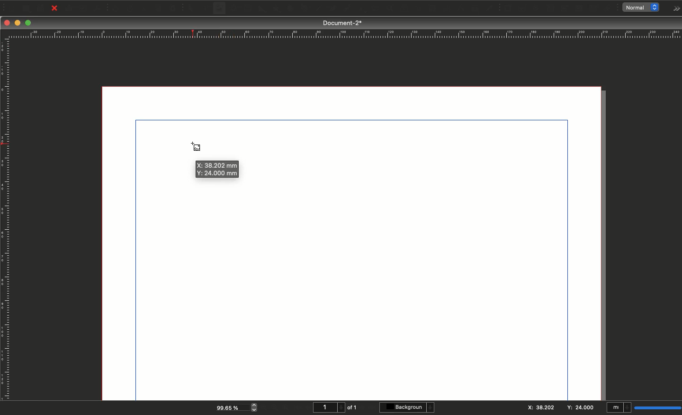 Image resolution: width=682 pixels, height=415 pixels. Describe the element at coordinates (343, 34) in the screenshot. I see `Ruler` at that location.